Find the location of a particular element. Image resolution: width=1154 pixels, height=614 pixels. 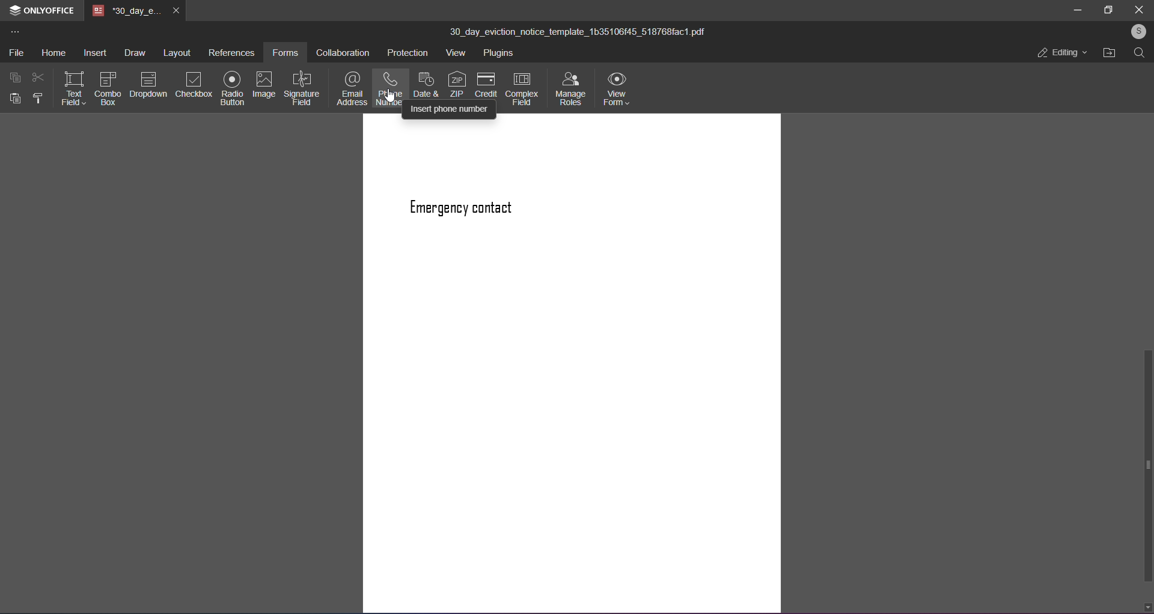

insert phone number is located at coordinates (450, 112).